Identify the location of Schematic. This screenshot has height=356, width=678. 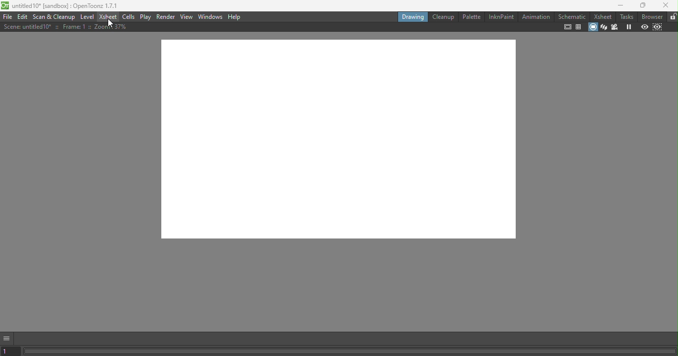
(572, 17).